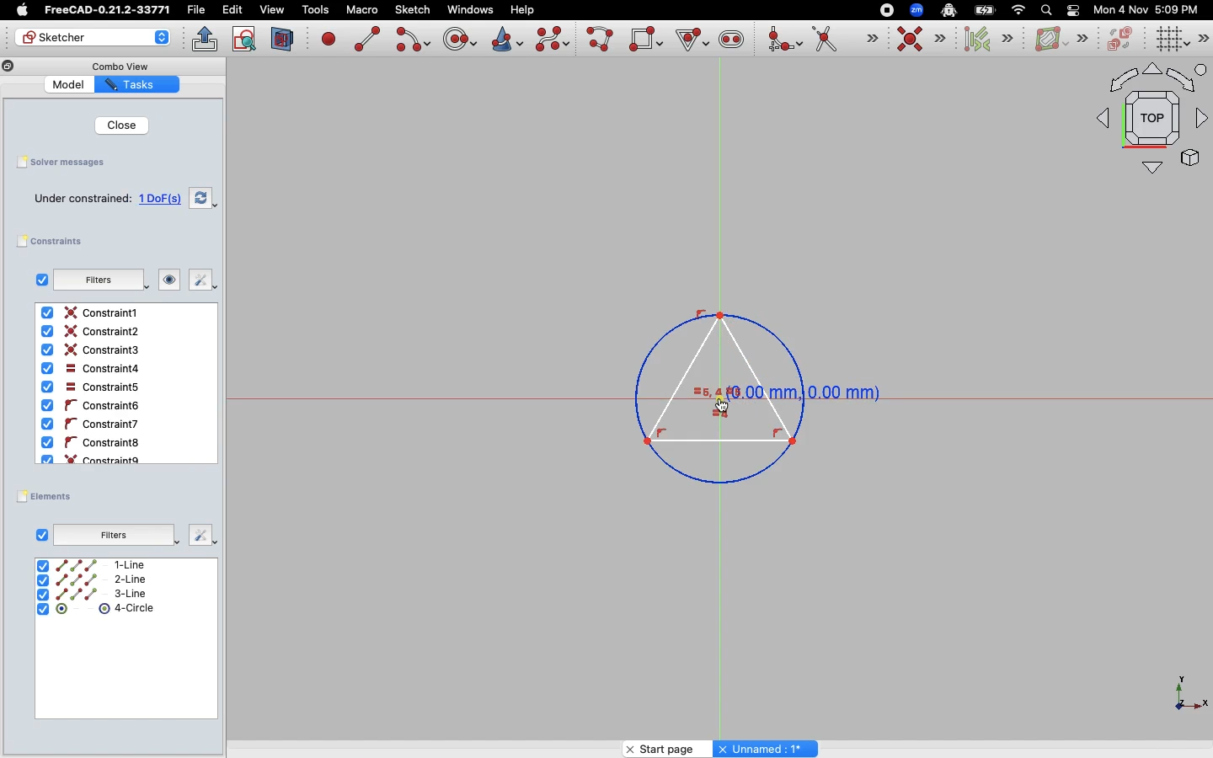 This screenshot has height=758, width=1213. What do you see at coordinates (986, 39) in the screenshot?
I see `Select associated constraints` at bounding box center [986, 39].